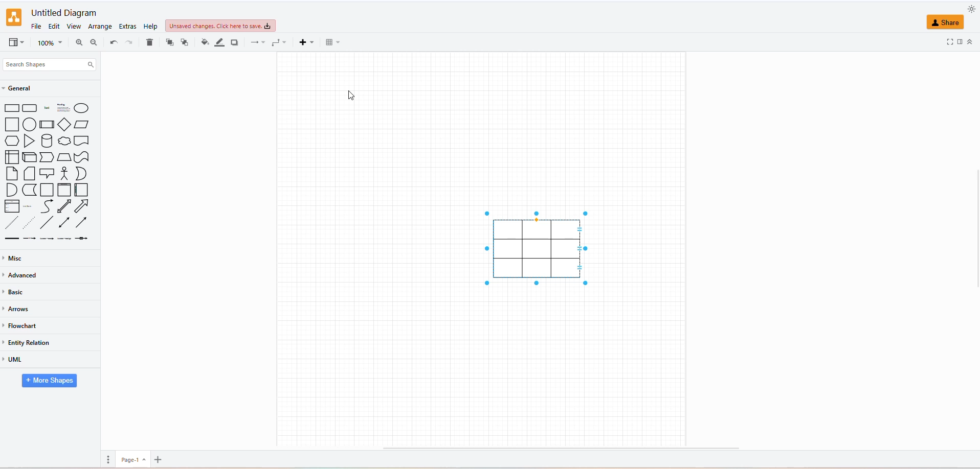 The height and width of the screenshot is (469, 980). I want to click on view, so click(76, 27).